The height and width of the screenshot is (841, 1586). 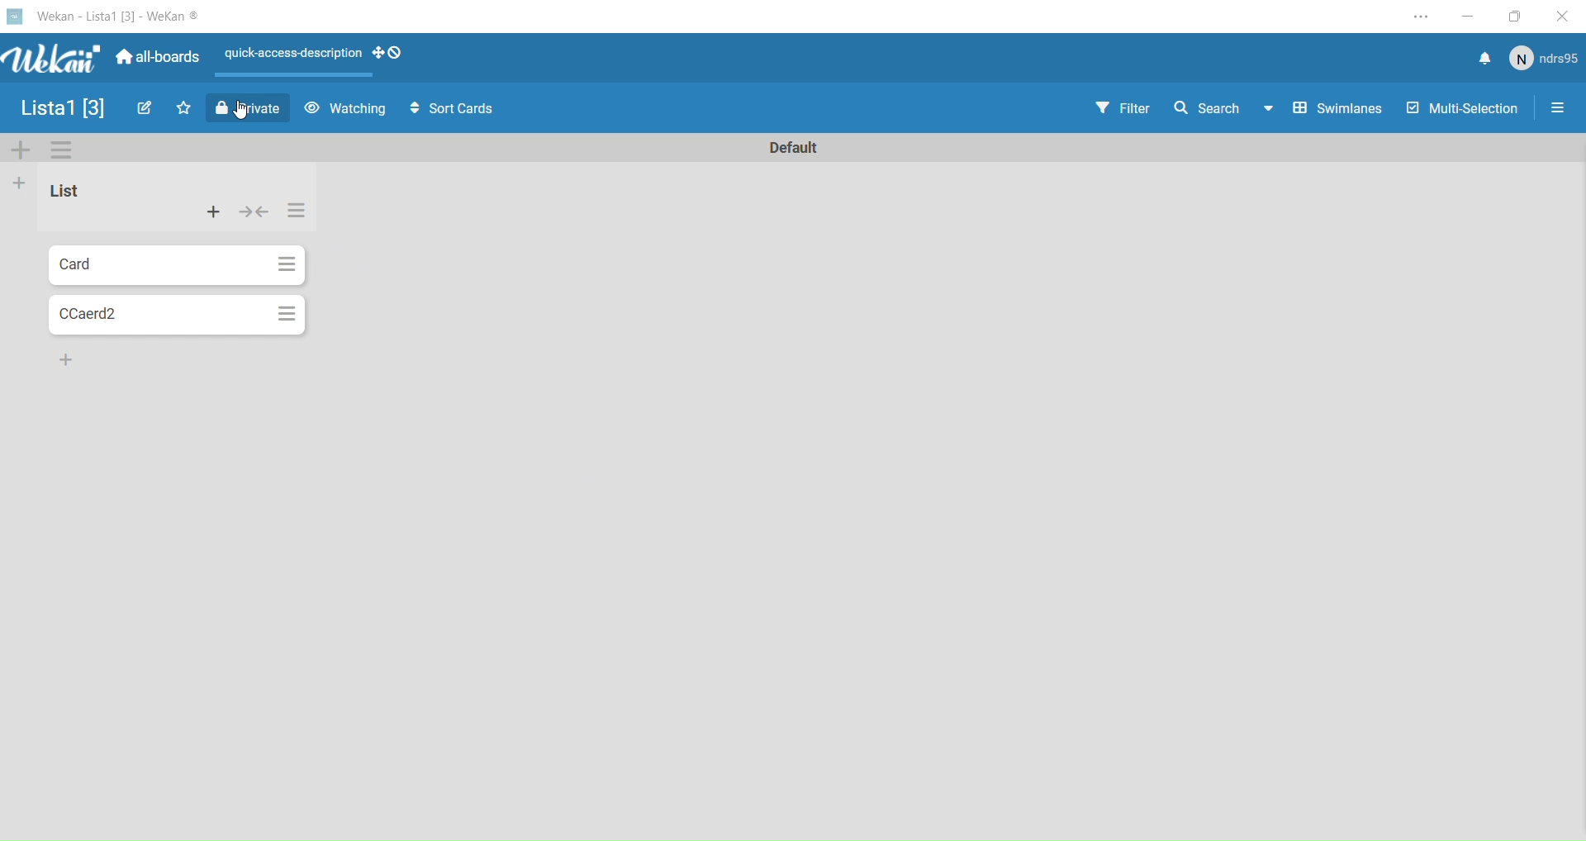 What do you see at coordinates (1541, 59) in the screenshot?
I see `User` at bounding box center [1541, 59].